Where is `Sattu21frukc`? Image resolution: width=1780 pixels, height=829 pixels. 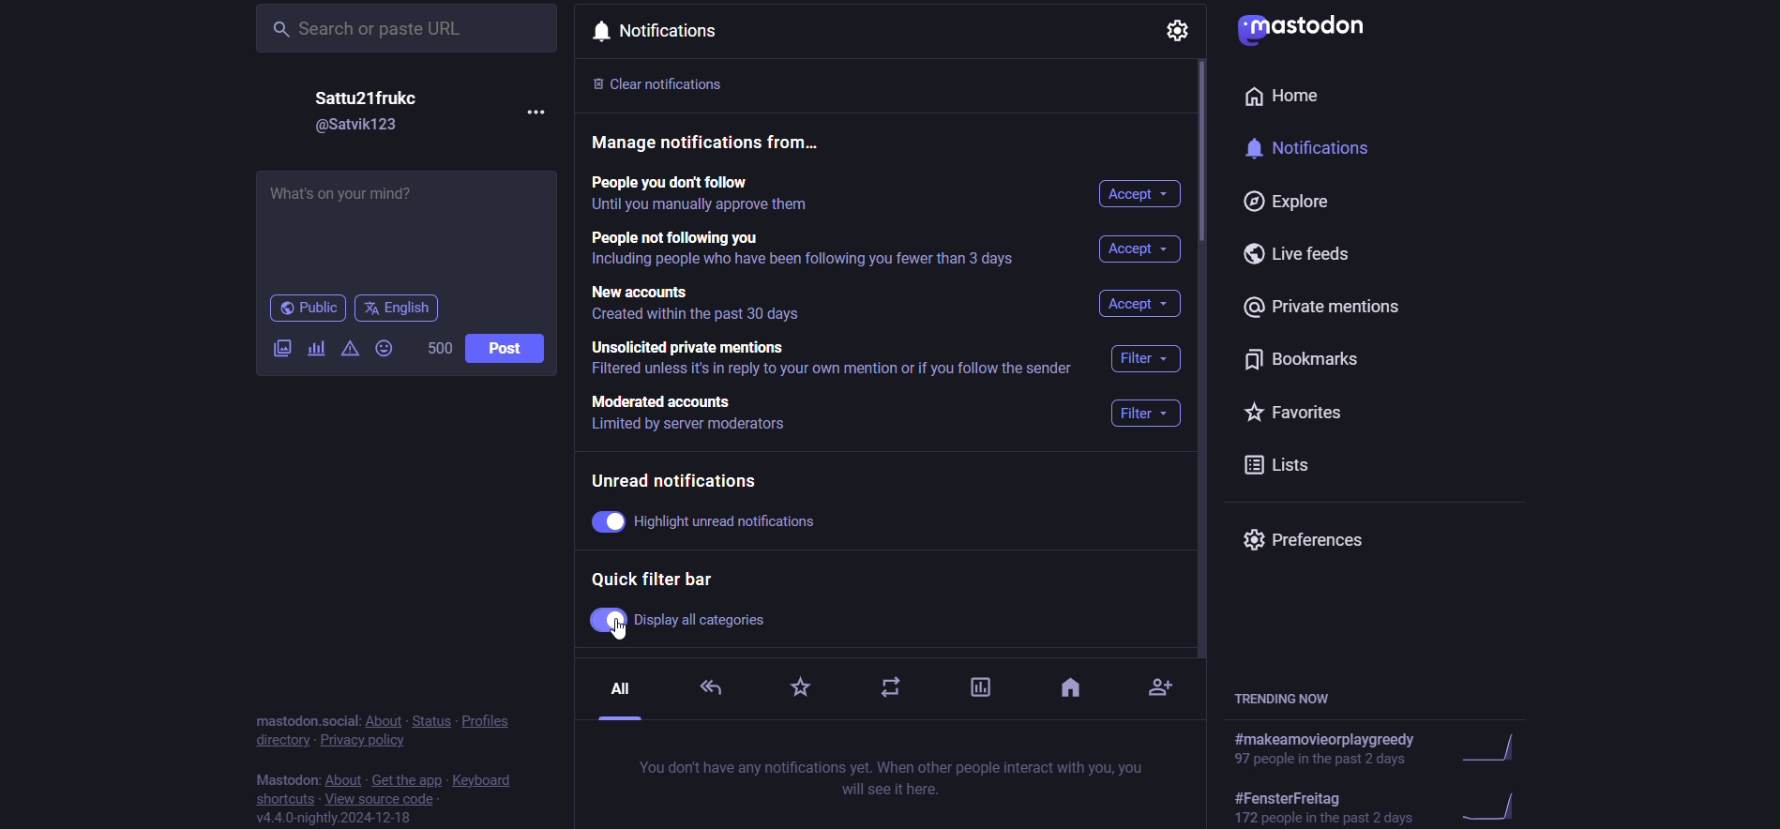
Sattu21frukc is located at coordinates (374, 98).